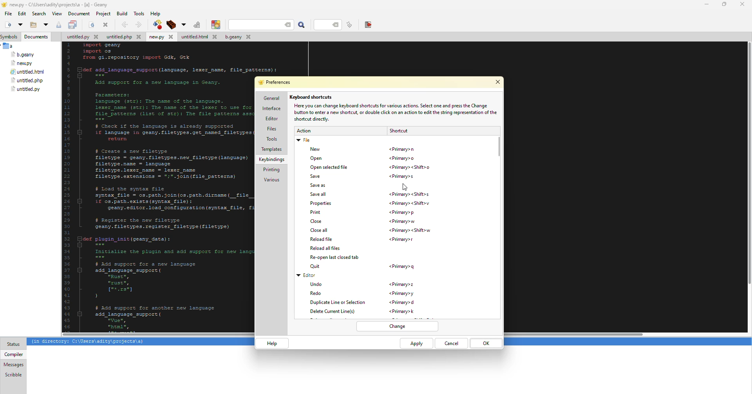 The width and height of the screenshot is (752, 394). What do you see at coordinates (92, 25) in the screenshot?
I see `open` at bounding box center [92, 25].